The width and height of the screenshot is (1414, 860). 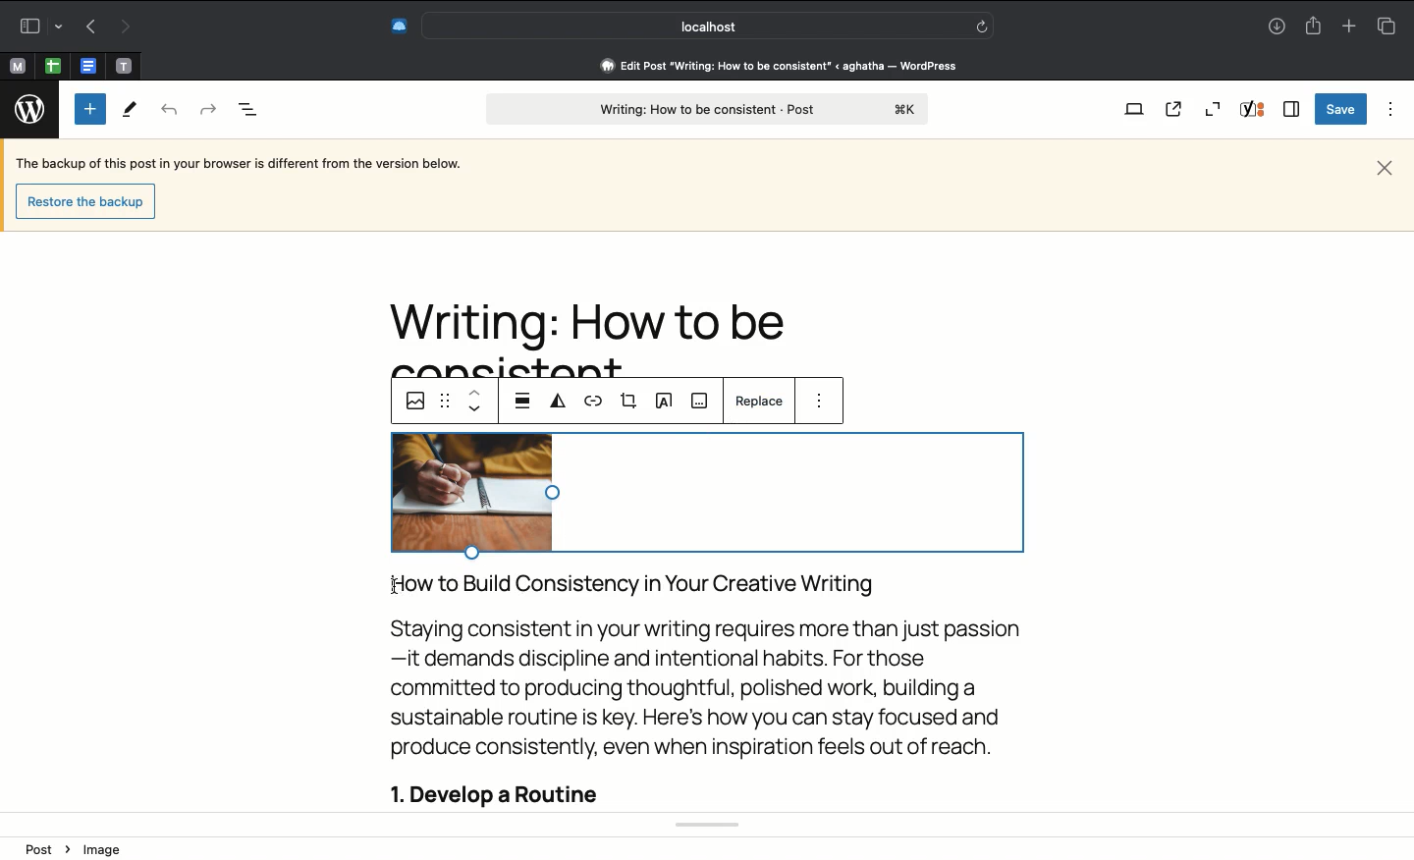 I want to click on Duotone filter, so click(x=558, y=401).